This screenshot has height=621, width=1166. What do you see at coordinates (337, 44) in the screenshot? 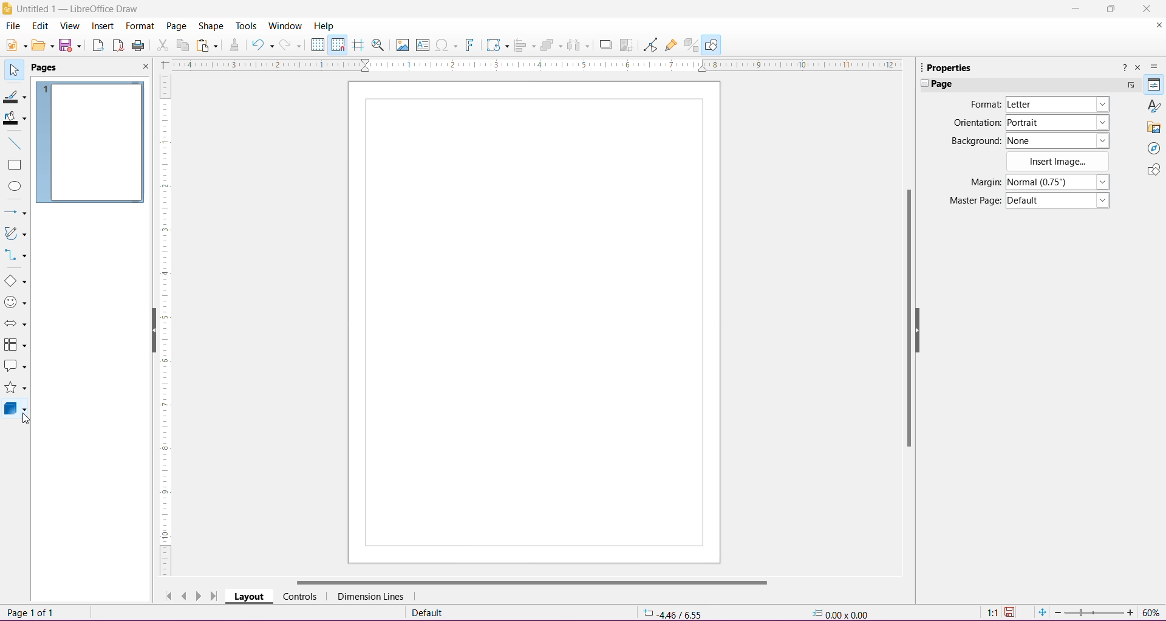
I see `Snap to Grid` at bounding box center [337, 44].